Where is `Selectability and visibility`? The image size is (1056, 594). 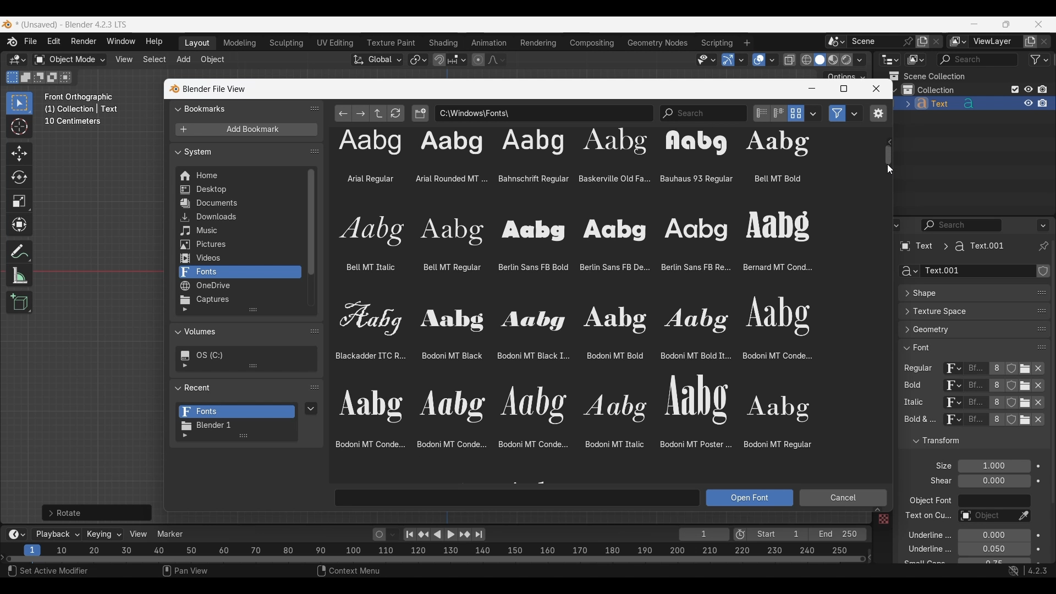
Selectability and visibility is located at coordinates (707, 60).